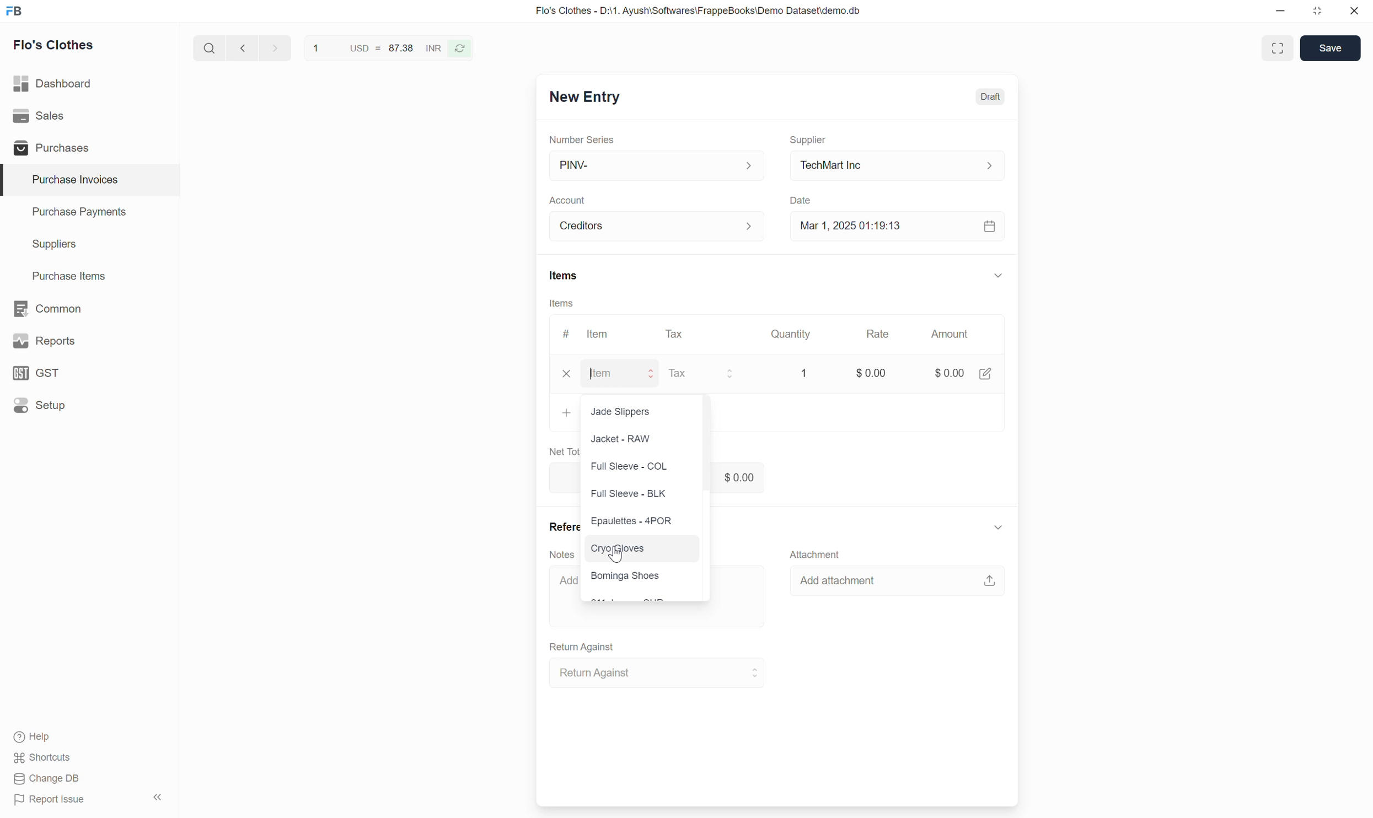  What do you see at coordinates (900, 581) in the screenshot?
I see `Add attachment` at bounding box center [900, 581].